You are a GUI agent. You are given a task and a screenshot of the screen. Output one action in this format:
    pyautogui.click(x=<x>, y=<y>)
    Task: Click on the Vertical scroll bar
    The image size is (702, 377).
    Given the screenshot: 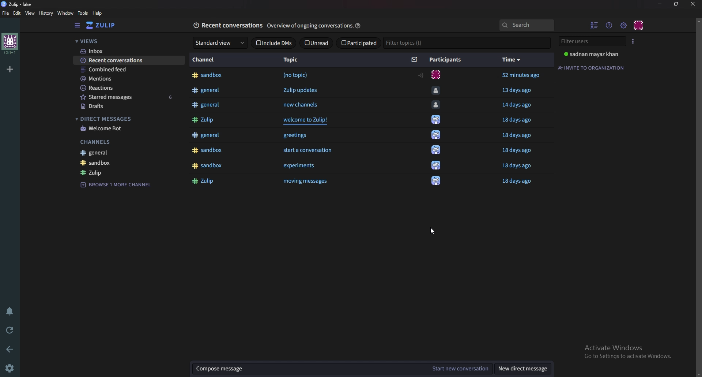 What is the action you would take?
    pyautogui.click(x=698, y=197)
    